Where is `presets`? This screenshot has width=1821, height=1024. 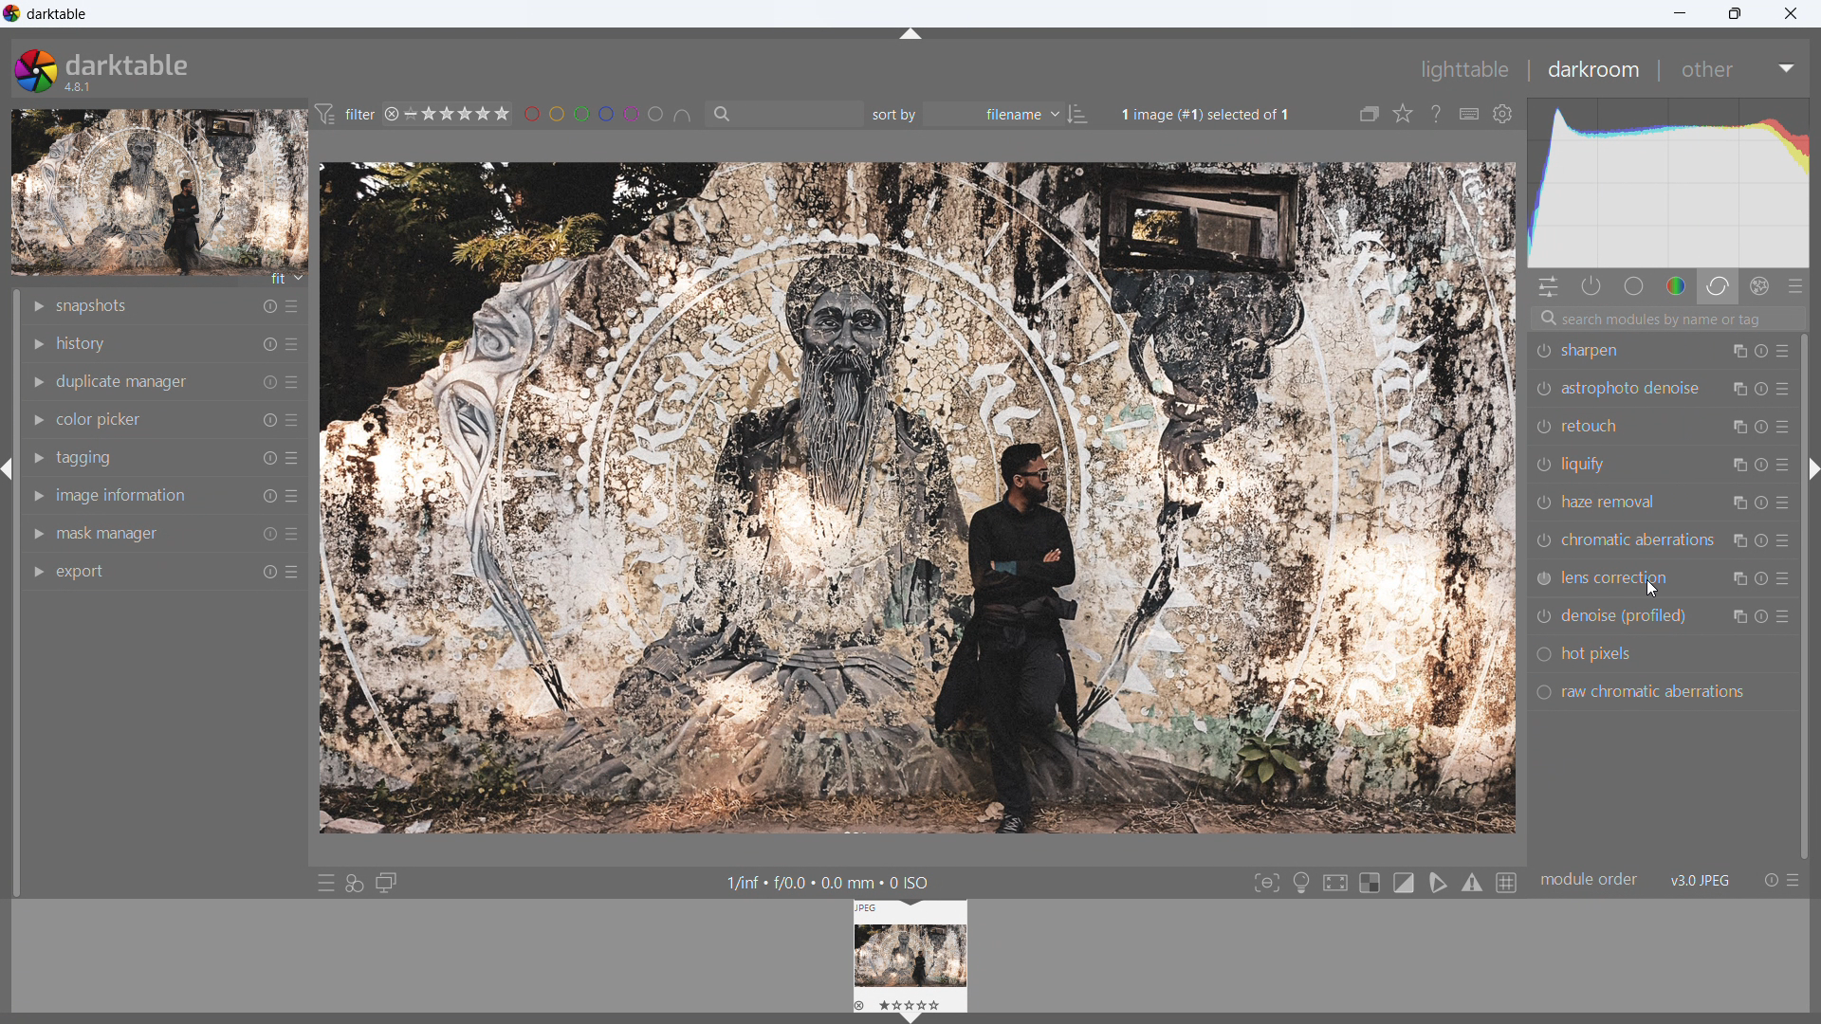
presets is located at coordinates (1798, 881).